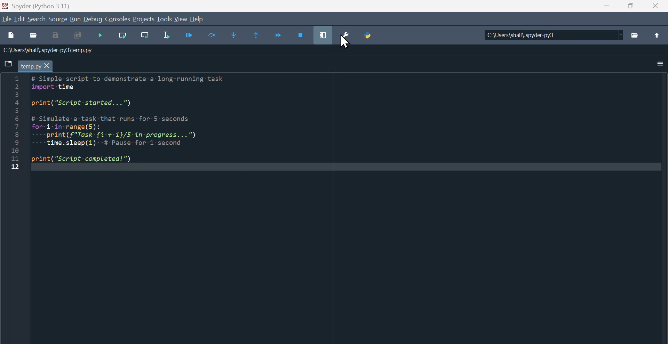 The height and width of the screenshot is (344, 668). Describe the element at coordinates (606, 7) in the screenshot. I see `minimise` at that location.